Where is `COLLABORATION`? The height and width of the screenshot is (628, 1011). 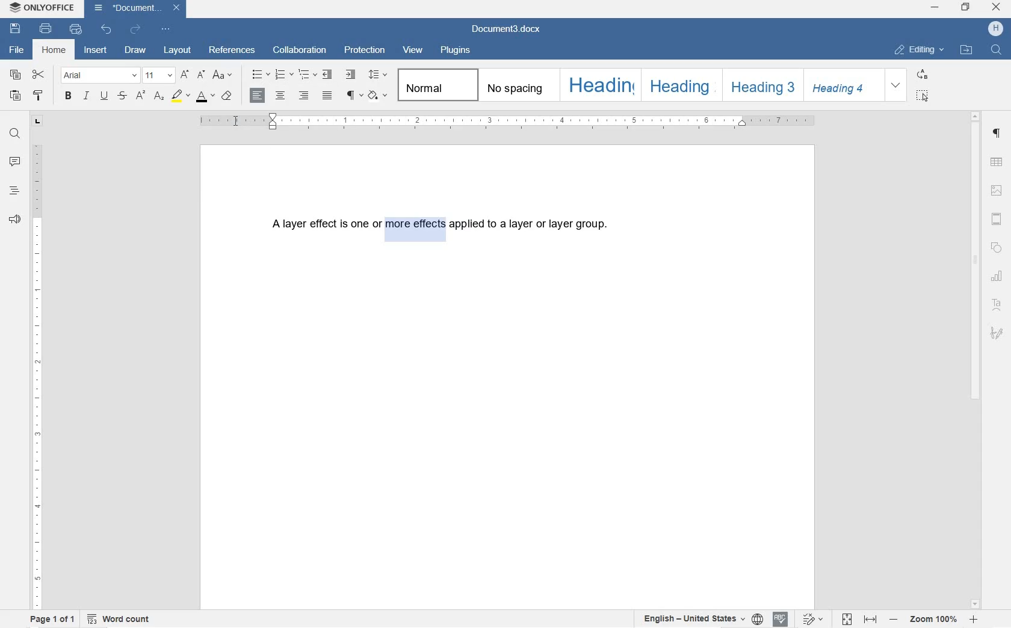 COLLABORATION is located at coordinates (300, 49).